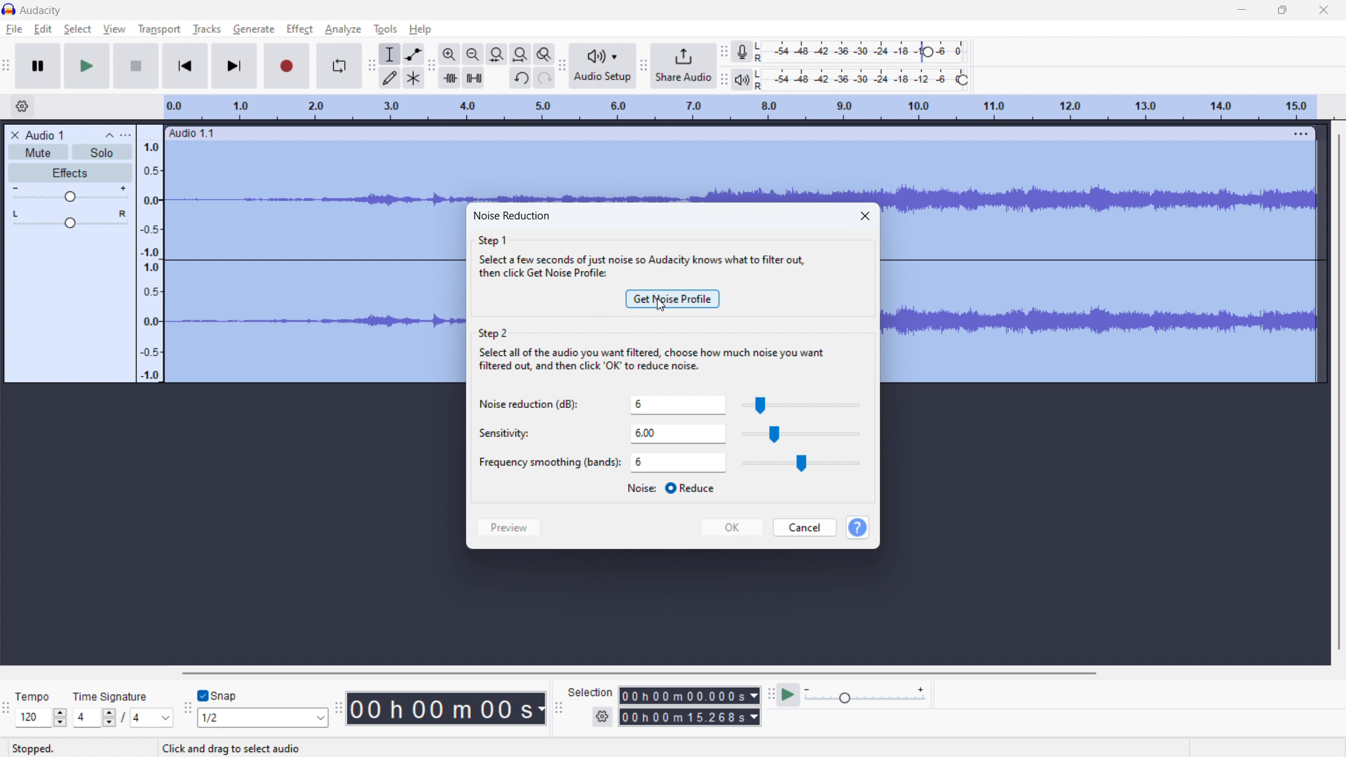  Describe the element at coordinates (520, 78) in the screenshot. I see `undo` at that location.